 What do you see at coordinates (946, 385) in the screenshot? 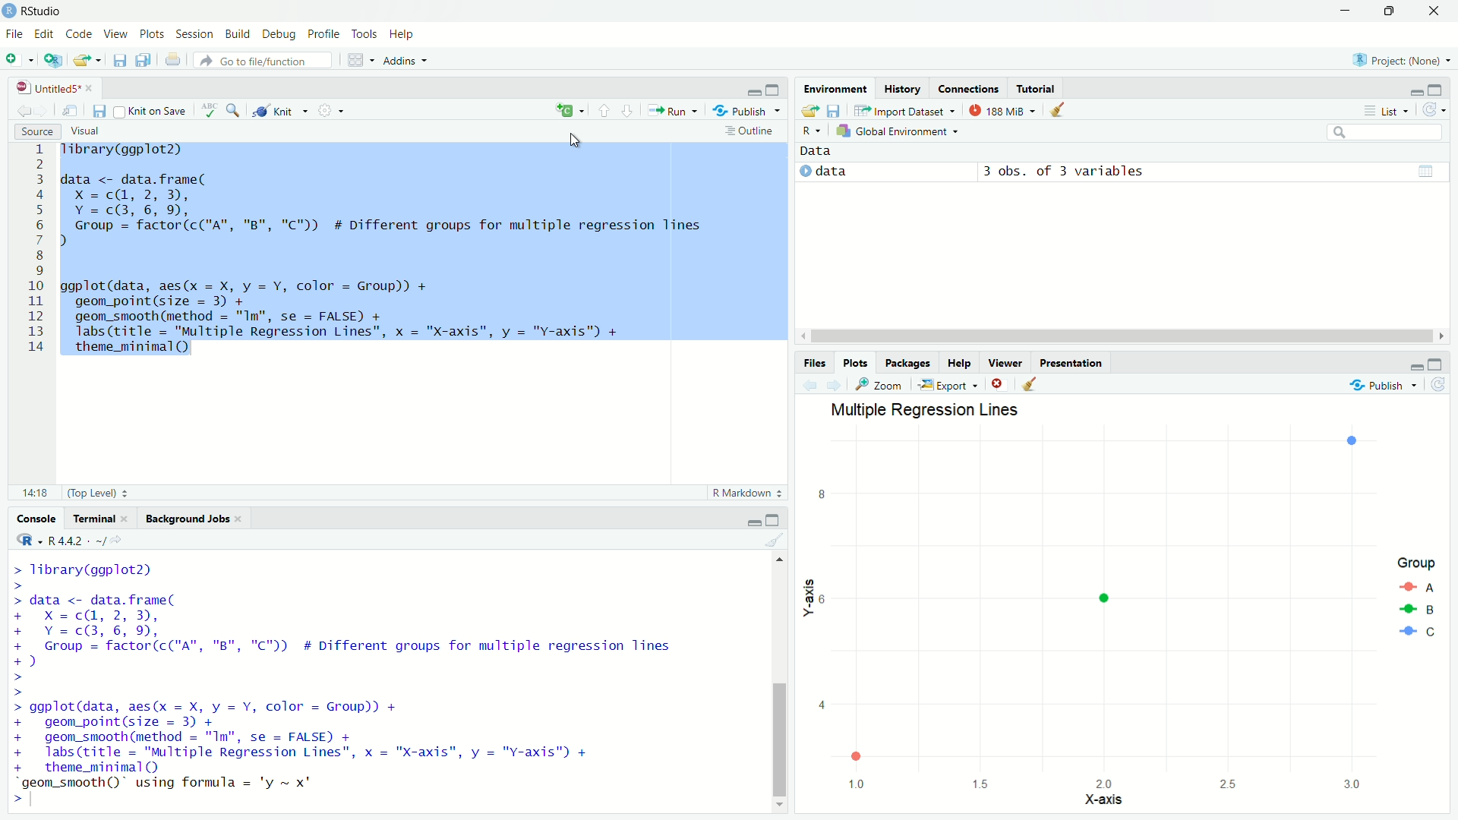
I see `Export «` at bounding box center [946, 385].